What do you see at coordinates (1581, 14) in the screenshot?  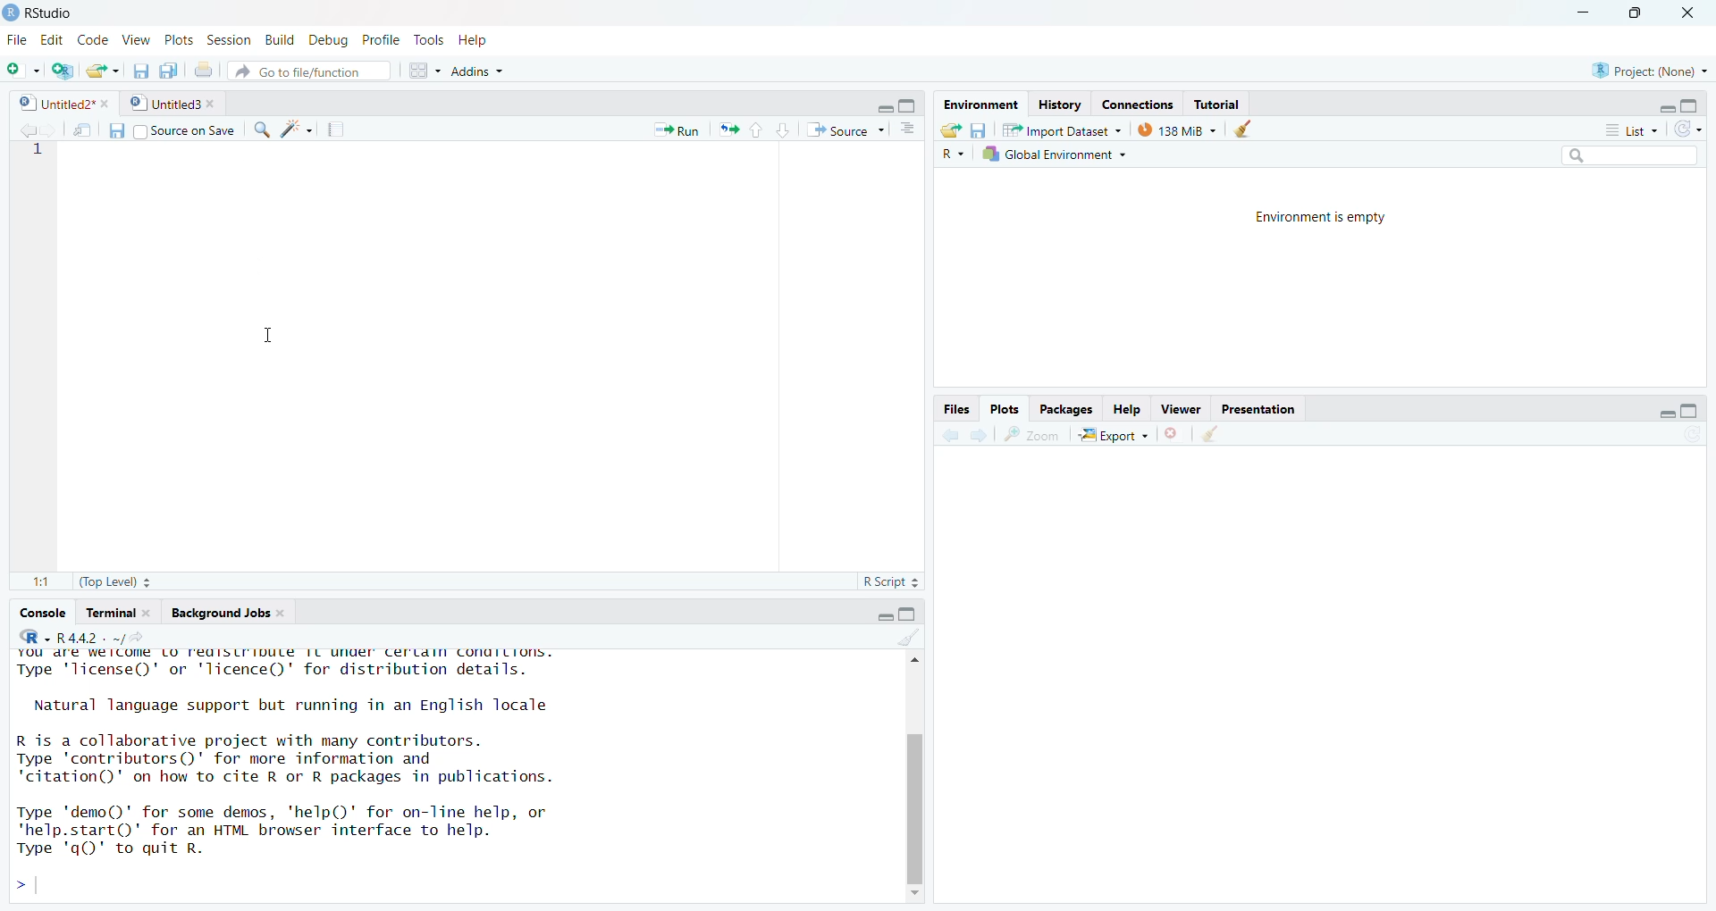 I see `minimize` at bounding box center [1581, 14].